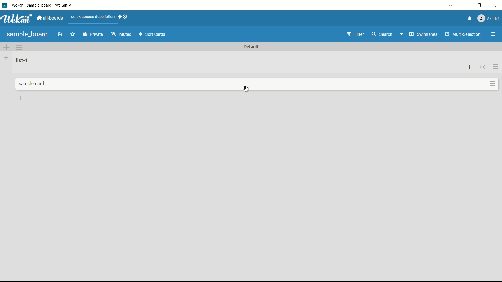 The image size is (502, 282). Describe the element at coordinates (20, 47) in the screenshot. I see `swimlane actions` at that location.